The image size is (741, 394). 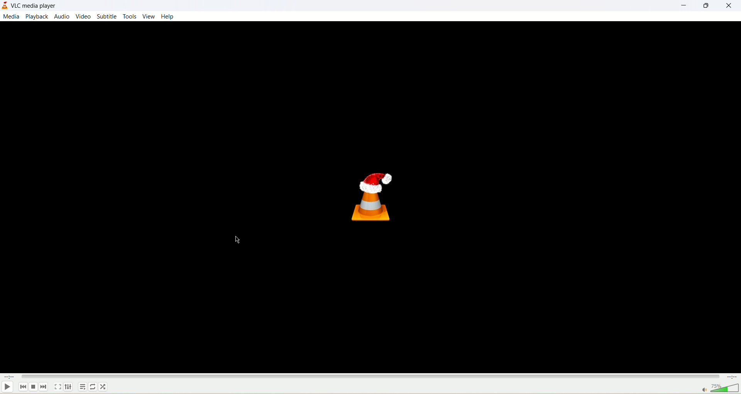 What do you see at coordinates (58, 387) in the screenshot?
I see `toggle fullscreen` at bounding box center [58, 387].